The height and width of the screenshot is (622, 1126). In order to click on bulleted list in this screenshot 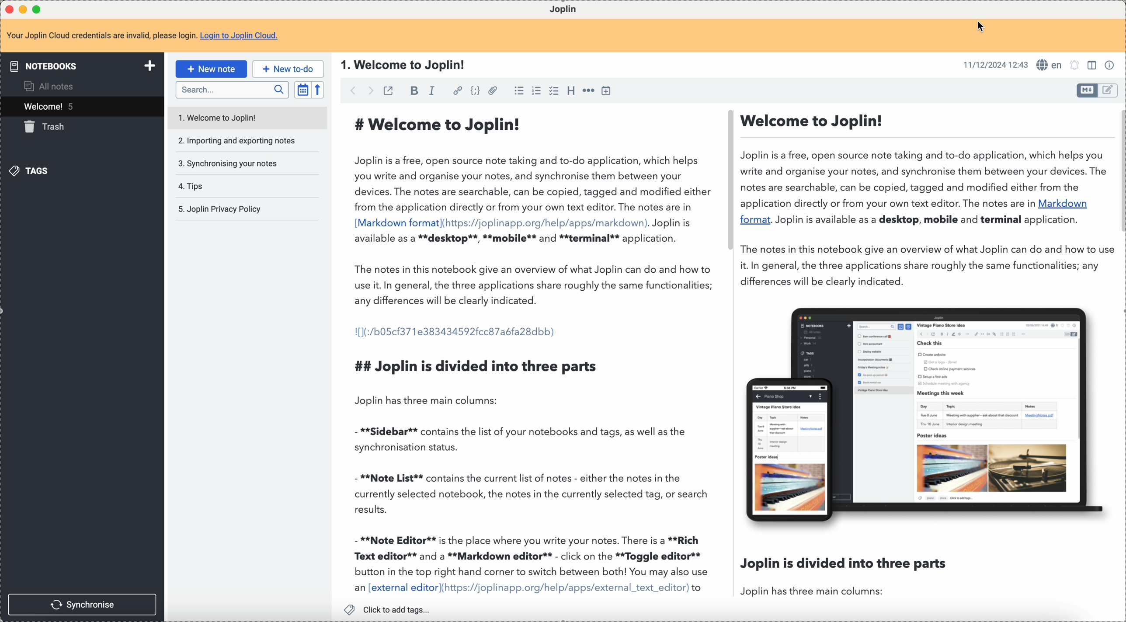, I will do `click(518, 90)`.